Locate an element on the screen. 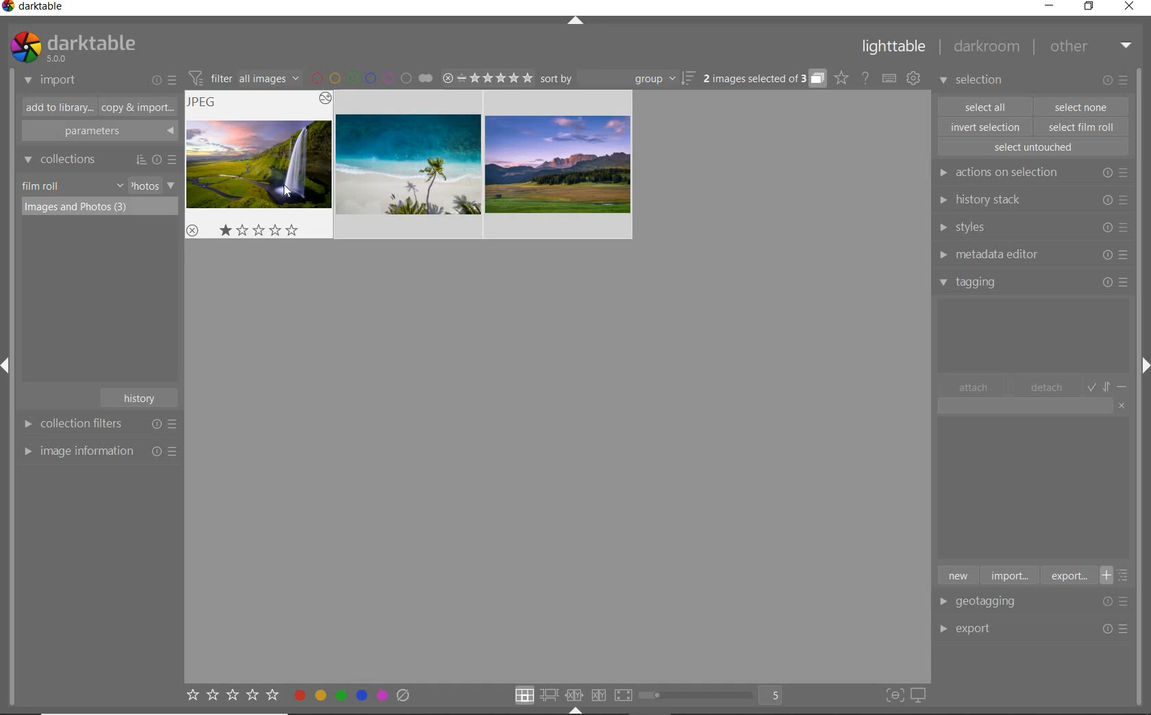 The height and width of the screenshot is (715, 1151). help online is located at coordinates (865, 77).